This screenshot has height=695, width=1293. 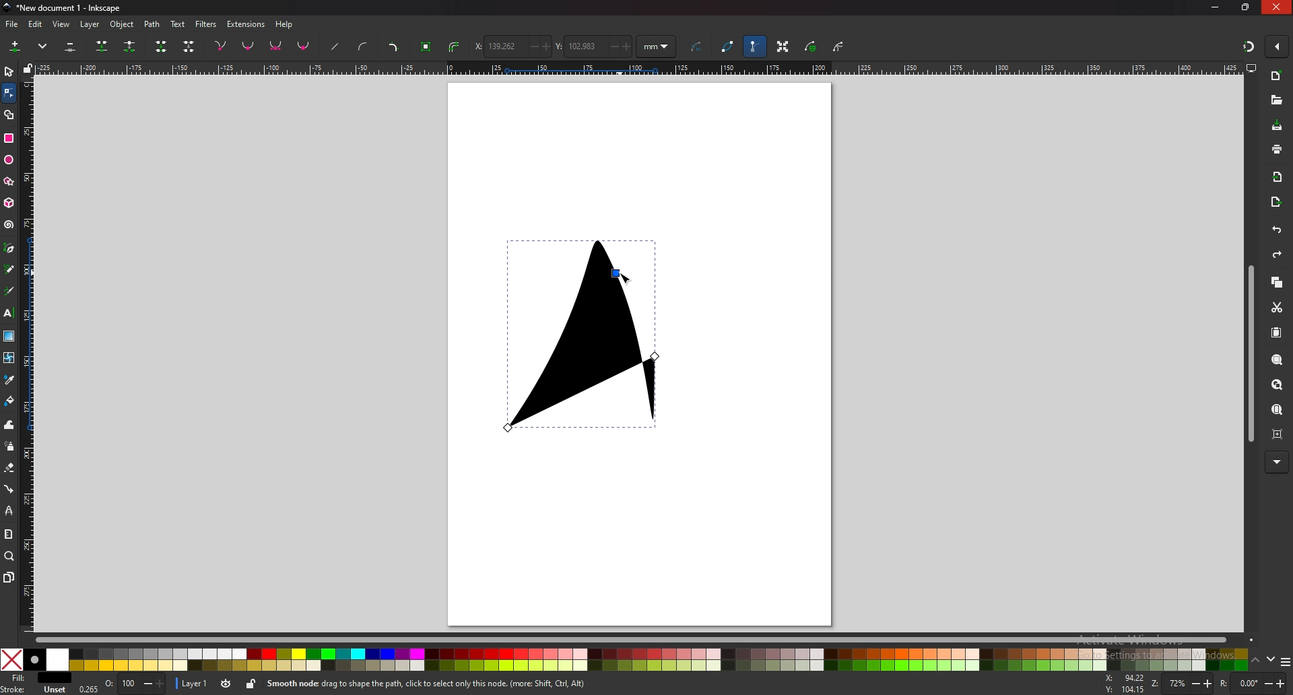 I want to click on path, so click(x=153, y=25).